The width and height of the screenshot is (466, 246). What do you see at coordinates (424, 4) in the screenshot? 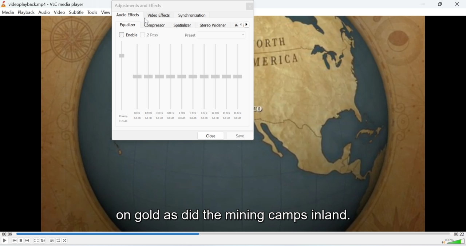
I see `minimise` at bounding box center [424, 4].